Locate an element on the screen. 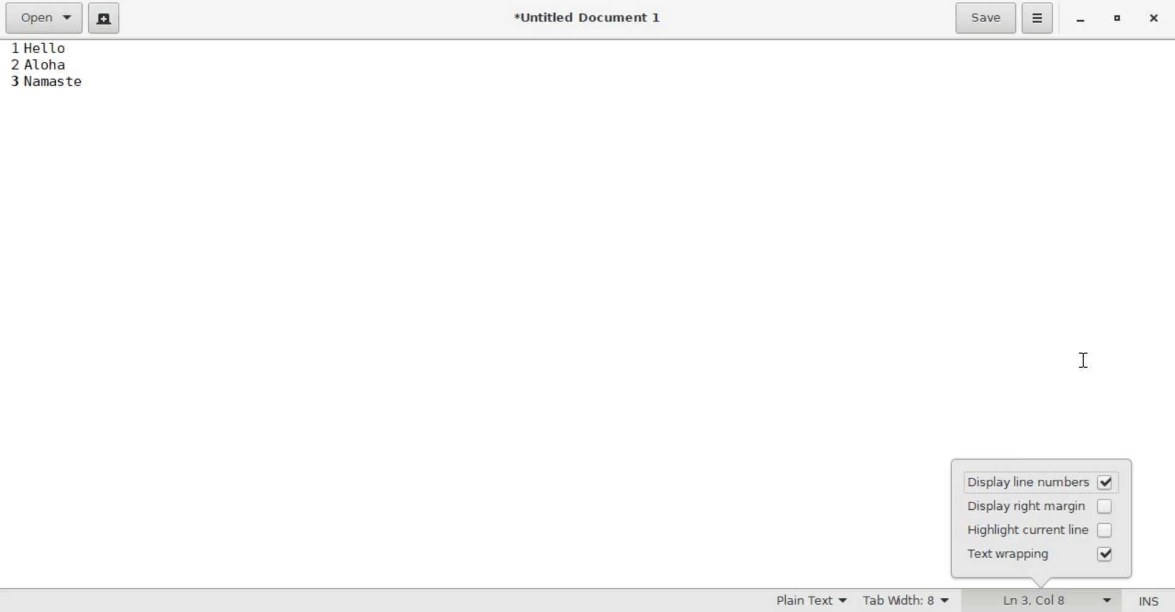 This screenshot has height=612, width=1175. Maximize is located at coordinates (1118, 18).